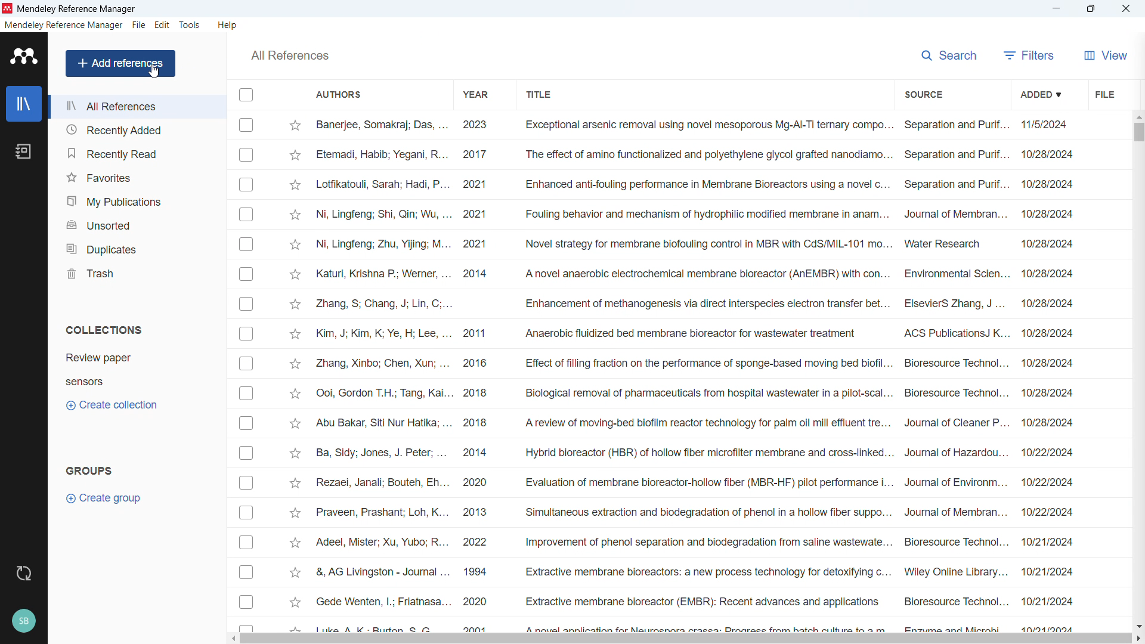 The image size is (1145, 644). What do you see at coordinates (923, 95) in the screenshot?
I see `Sort by source ` at bounding box center [923, 95].